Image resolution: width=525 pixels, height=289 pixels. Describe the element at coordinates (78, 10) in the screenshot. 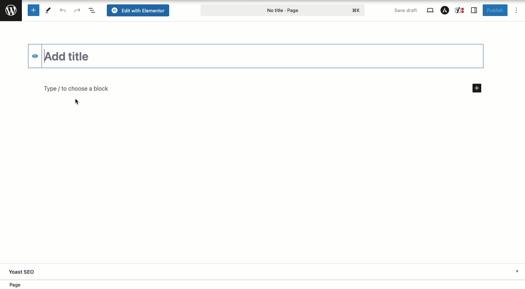

I see `Redo` at that location.